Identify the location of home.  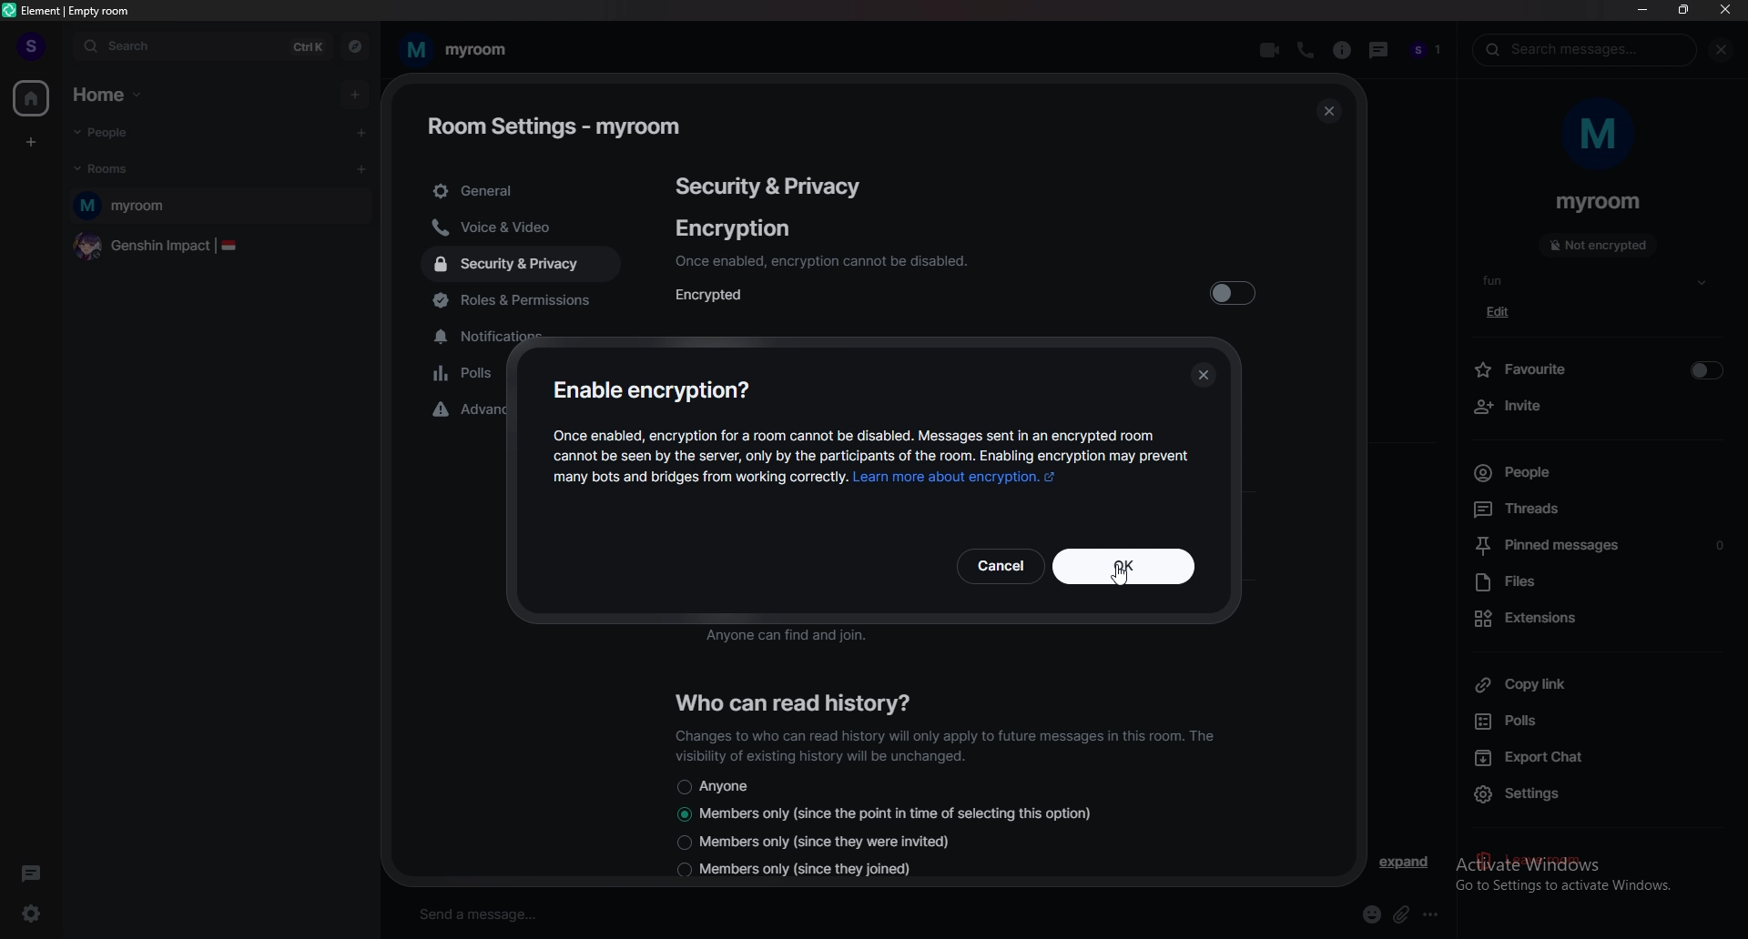
(118, 93).